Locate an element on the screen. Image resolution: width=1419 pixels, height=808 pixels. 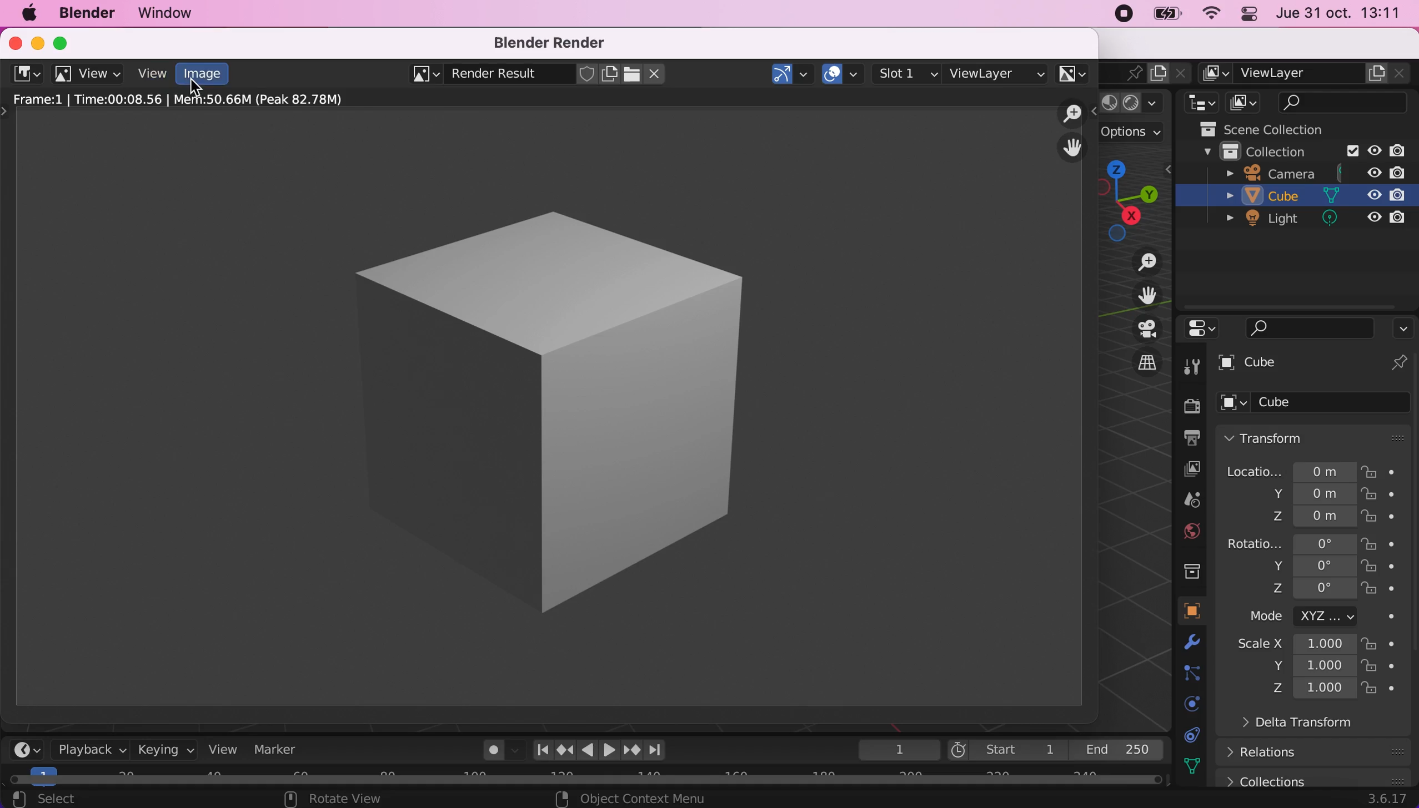
lock is located at coordinates (1381, 590).